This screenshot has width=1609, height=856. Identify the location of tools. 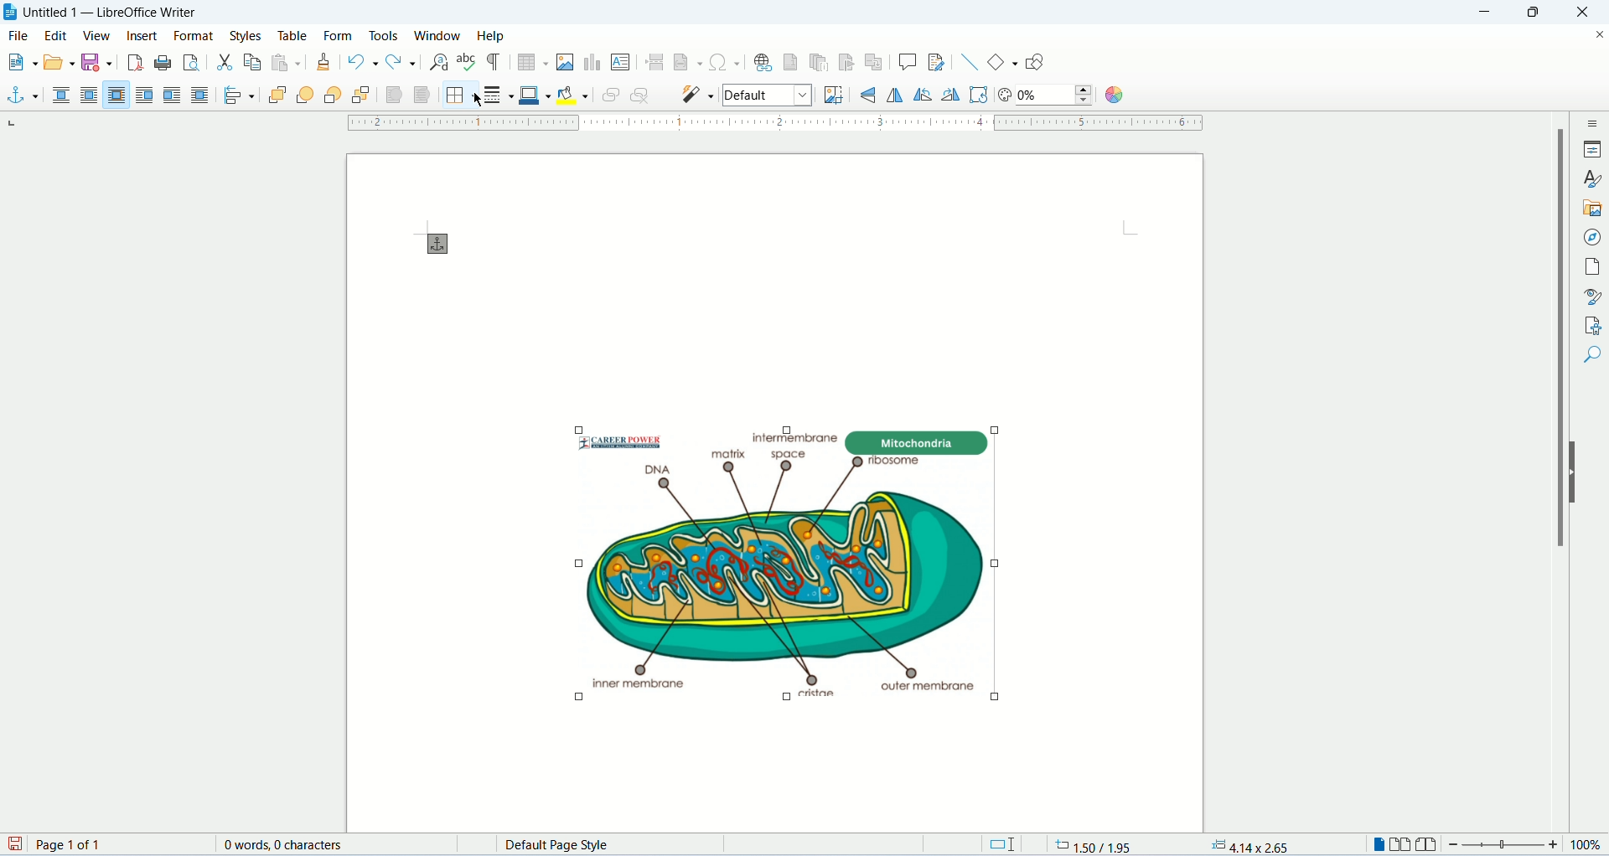
(384, 37).